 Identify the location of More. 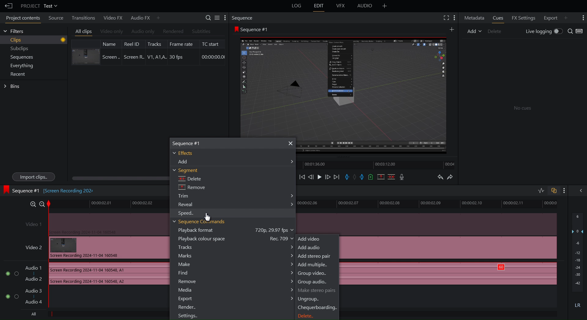
(582, 18).